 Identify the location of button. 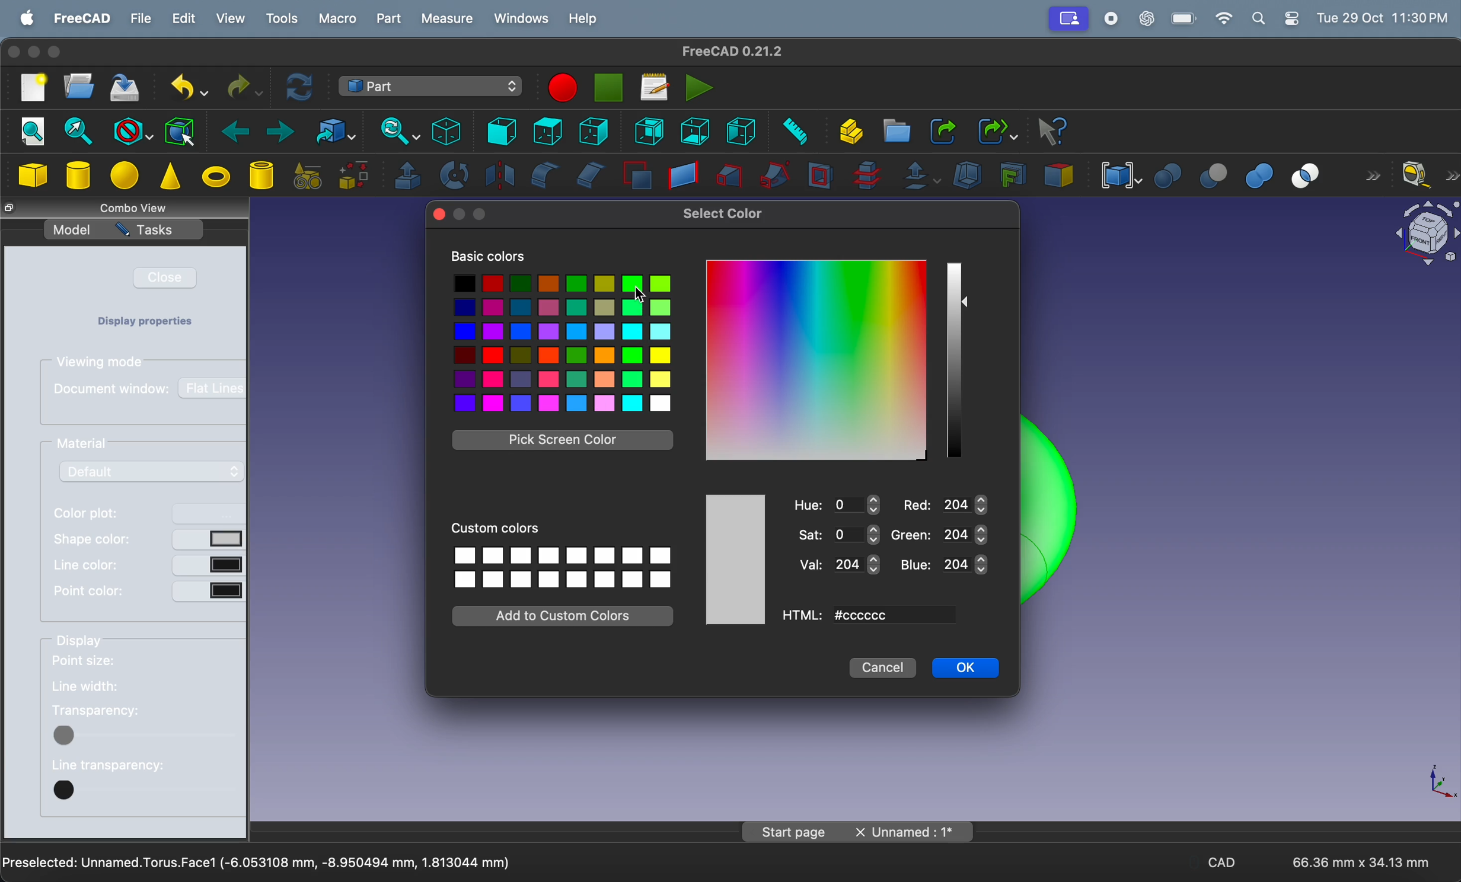
(209, 592).